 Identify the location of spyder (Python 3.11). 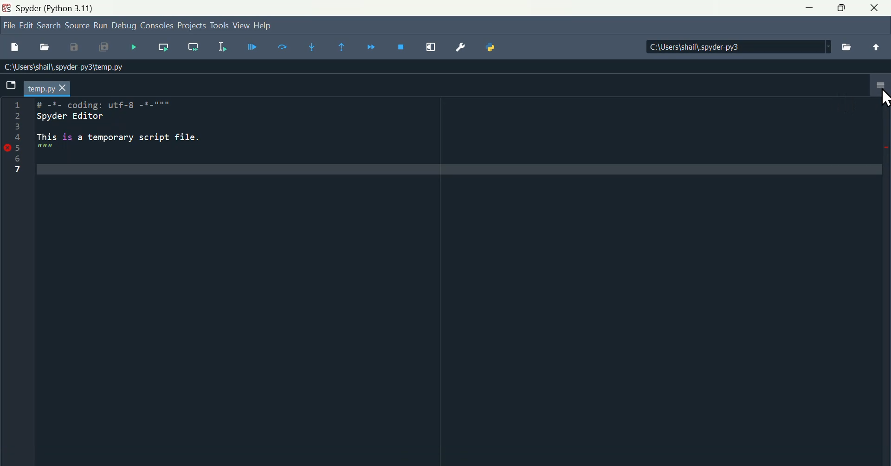
(60, 9).